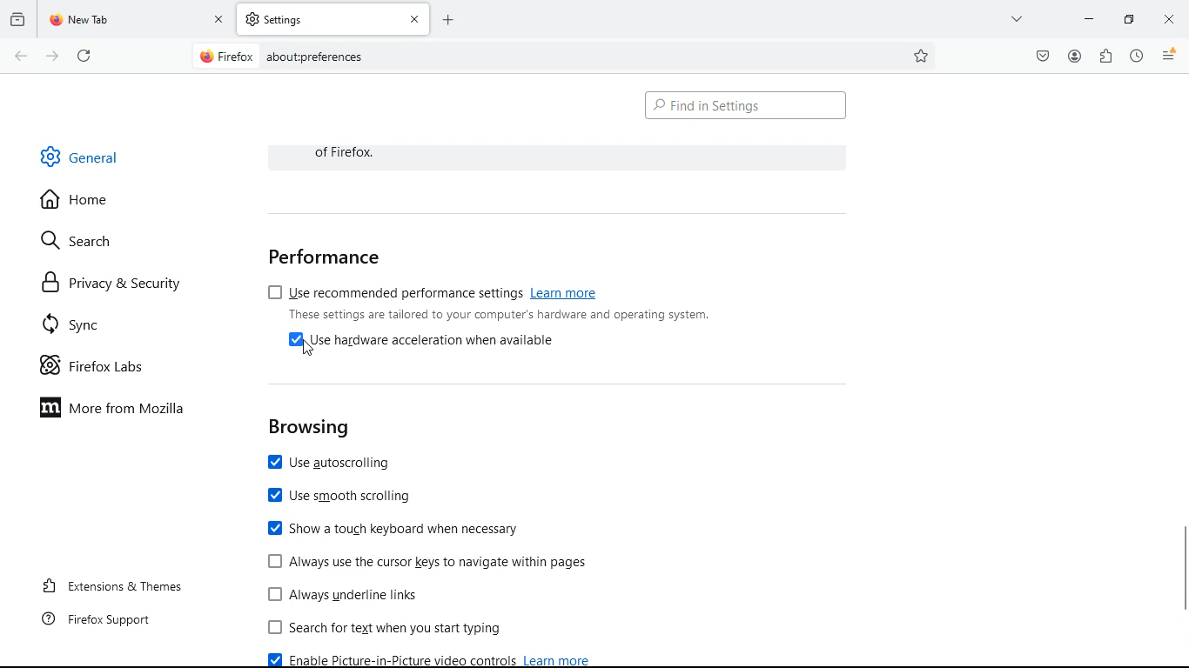 This screenshot has height=668, width=1189. What do you see at coordinates (1105, 57) in the screenshot?
I see `extensions` at bounding box center [1105, 57].